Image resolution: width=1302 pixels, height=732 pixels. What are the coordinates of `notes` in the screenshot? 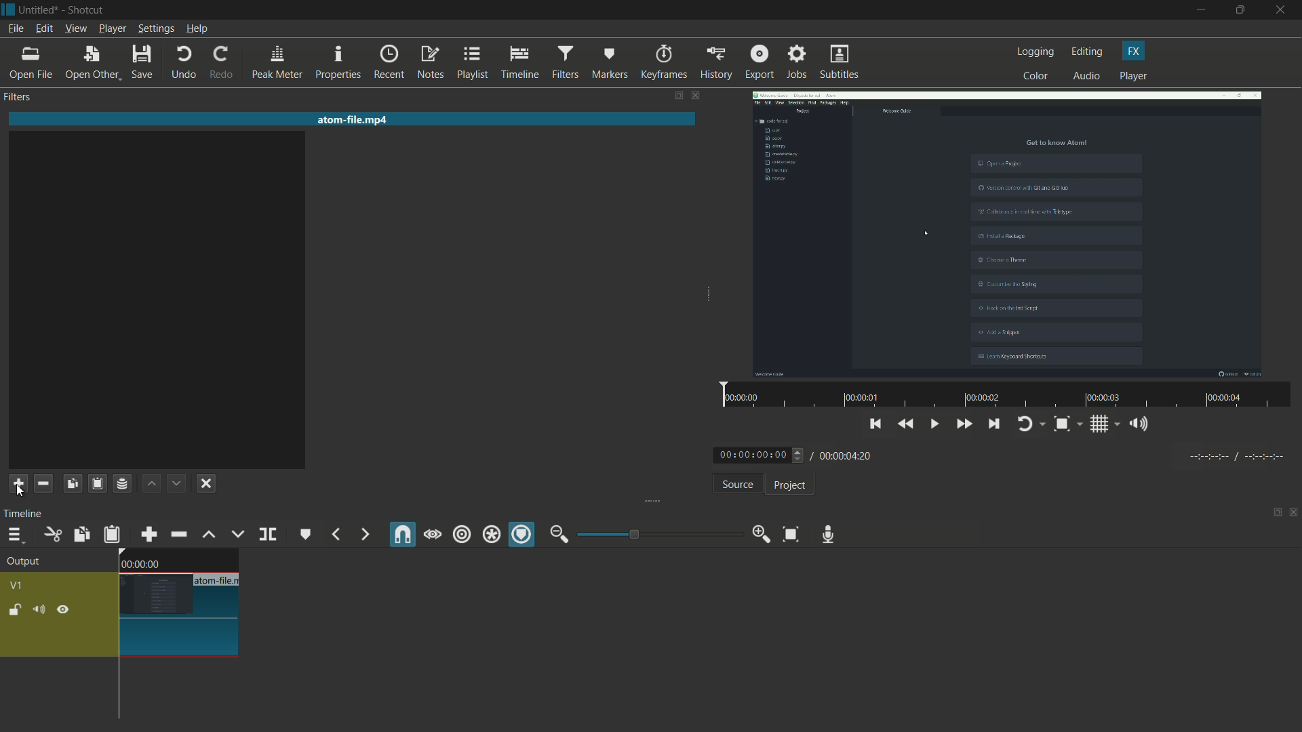 It's located at (432, 63).